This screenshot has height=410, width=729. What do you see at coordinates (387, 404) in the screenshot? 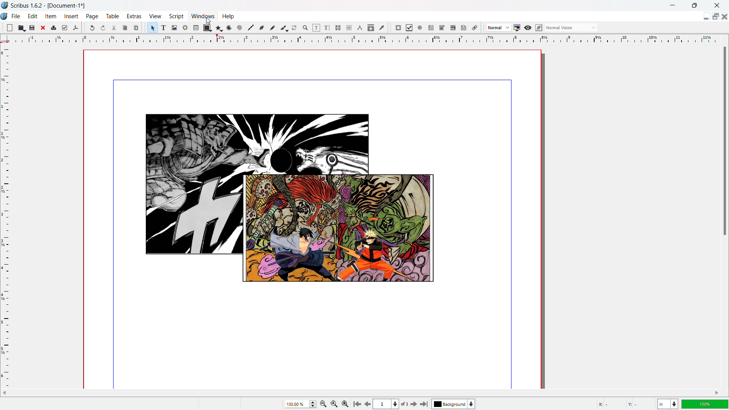
I see `select current page` at bounding box center [387, 404].